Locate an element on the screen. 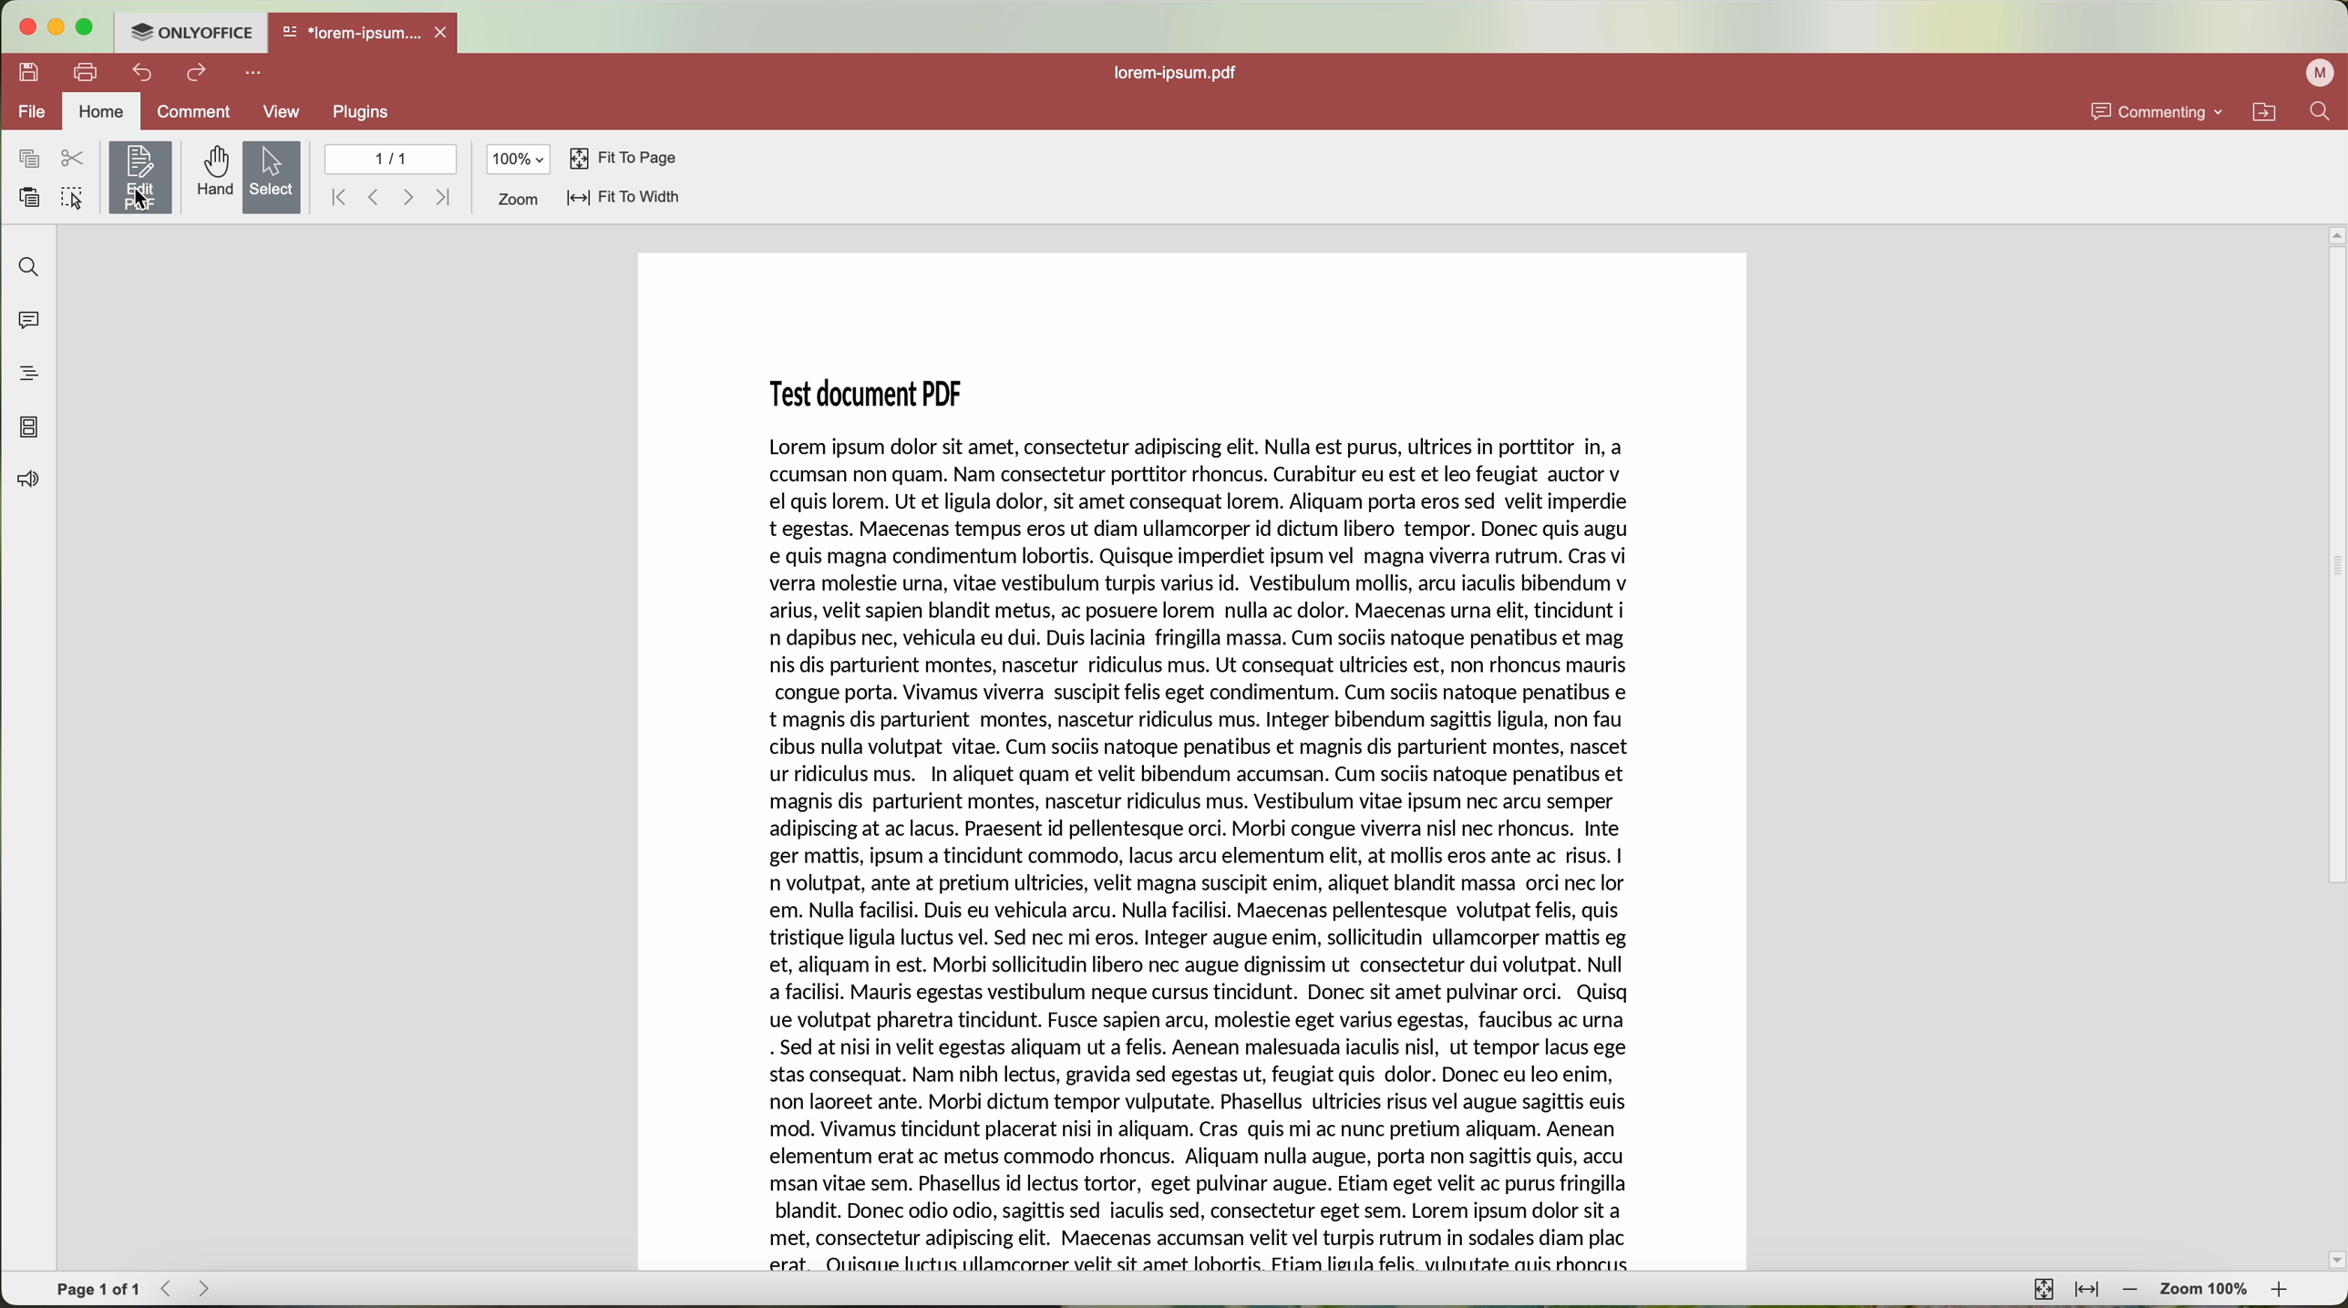 The image size is (2348, 1308). minimize is located at coordinates (60, 25).